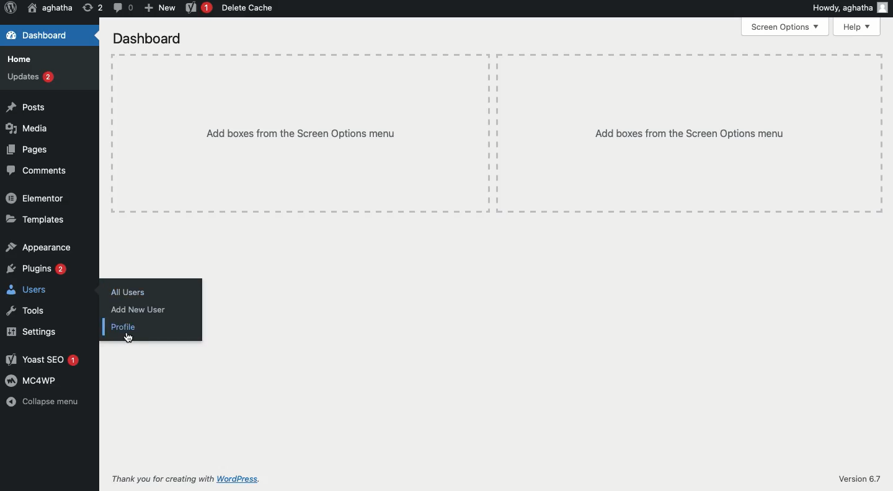 The image size is (893, 491). Describe the element at coordinates (25, 150) in the screenshot. I see `Pages` at that location.